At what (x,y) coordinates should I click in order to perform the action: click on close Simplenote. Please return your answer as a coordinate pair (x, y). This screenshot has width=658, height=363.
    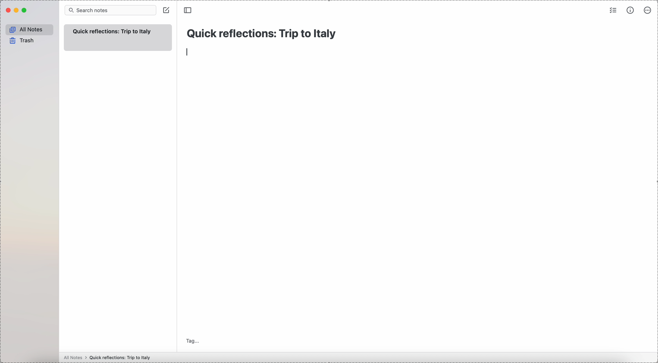
    Looking at the image, I should click on (7, 10).